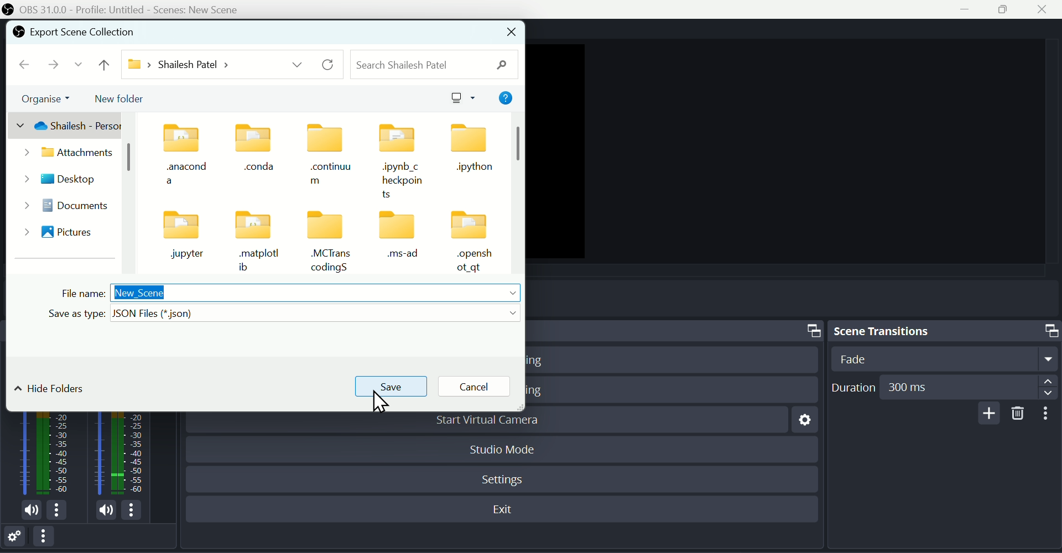 The width and height of the screenshot is (1062, 553). Describe the element at coordinates (497, 423) in the screenshot. I see `start virtual camera` at that location.